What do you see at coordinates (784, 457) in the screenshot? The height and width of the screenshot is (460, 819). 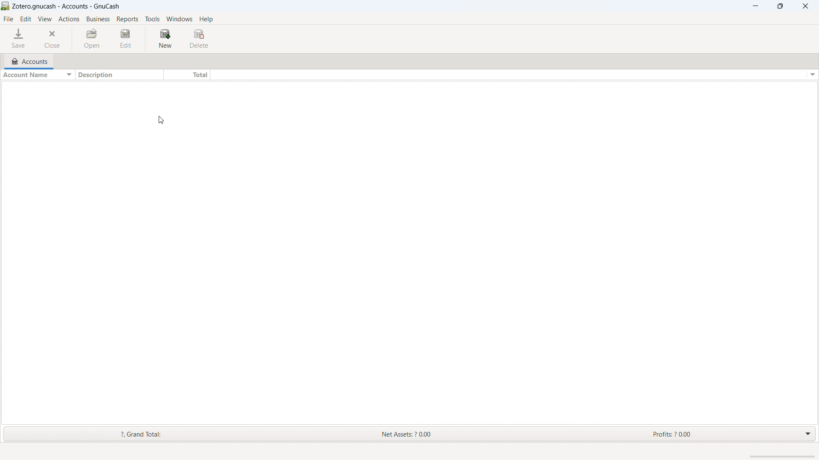 I see `scrollbar` at bounding box center [784, 457].